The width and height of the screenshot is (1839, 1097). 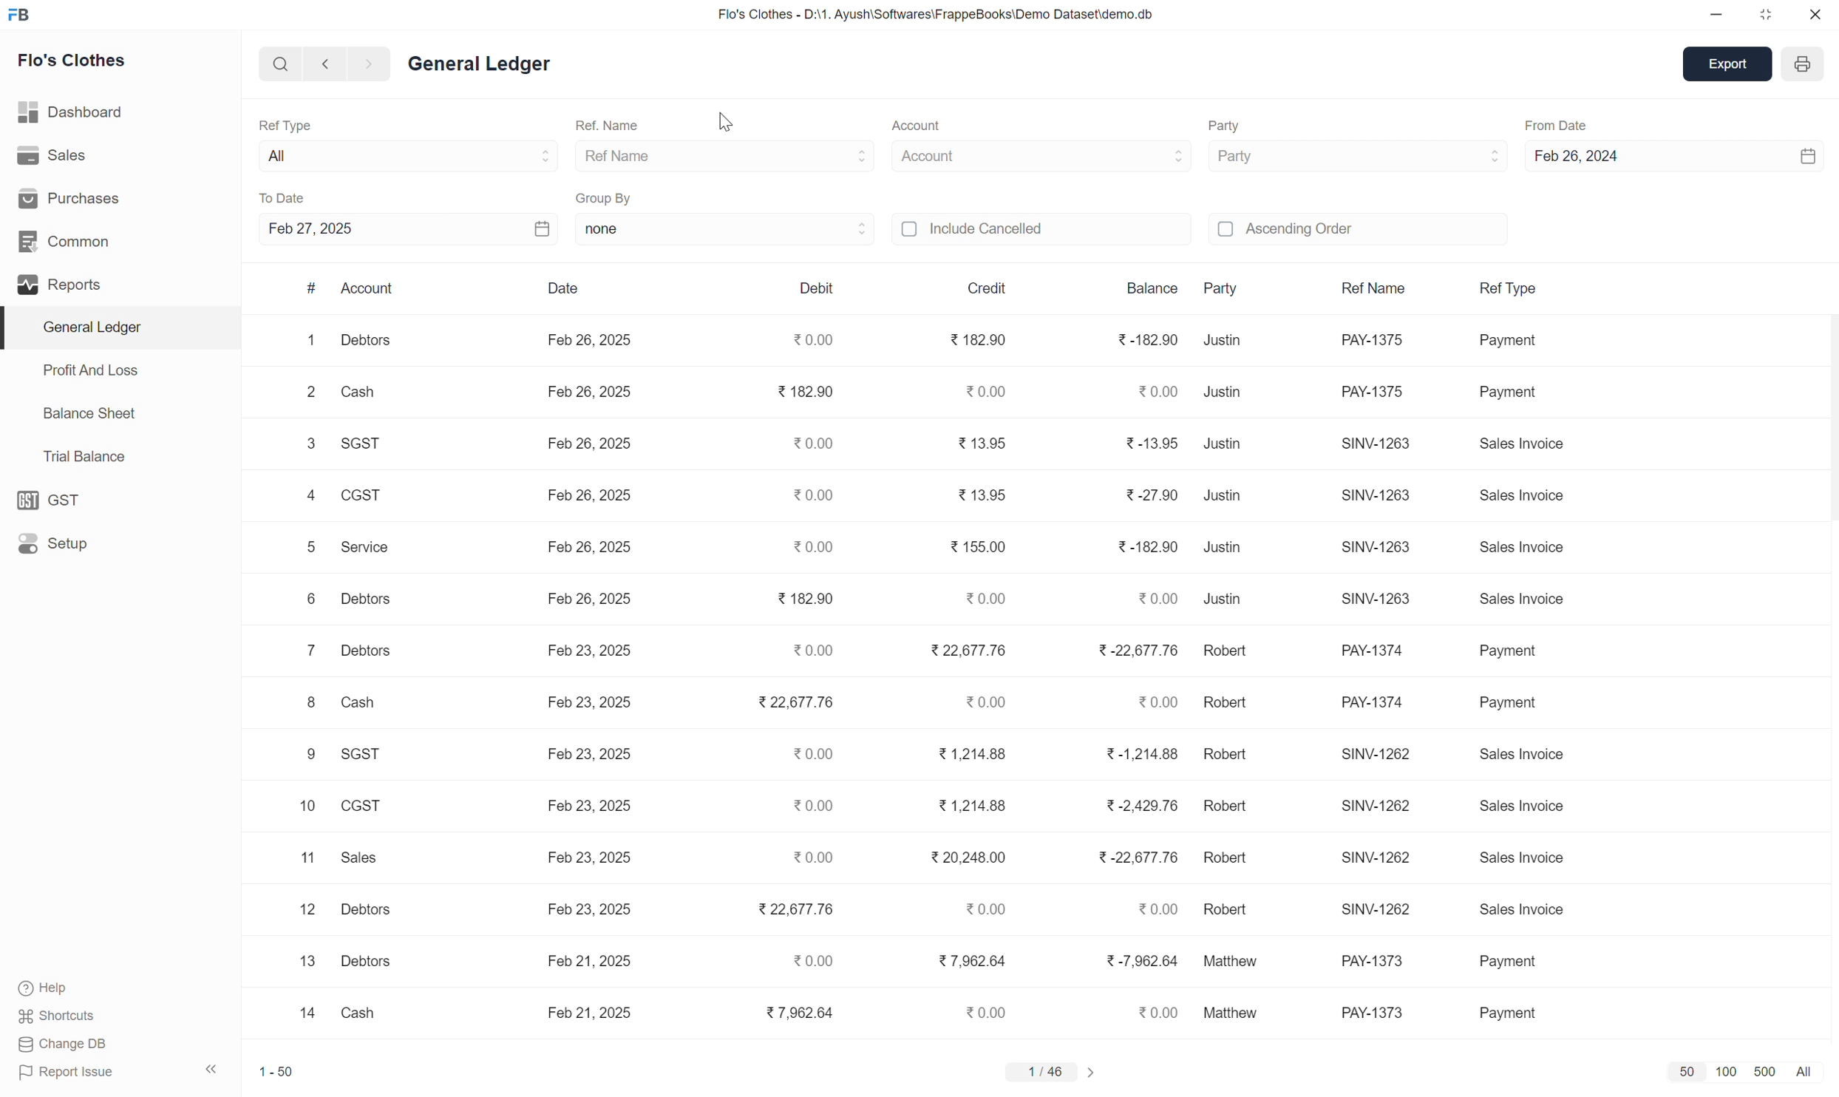 I want to click on SINV-1263, so click(x=1376, y=600).